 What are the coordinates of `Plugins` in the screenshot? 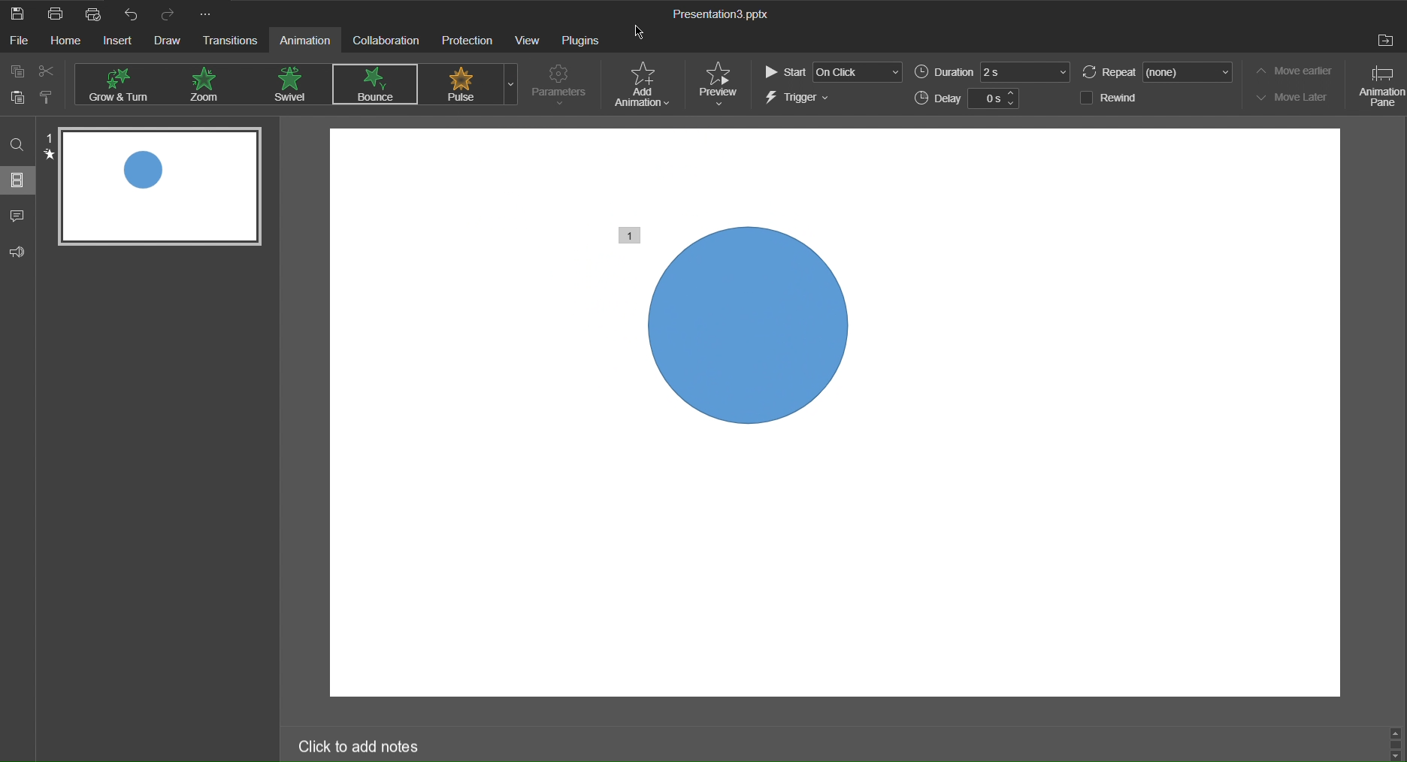 It's located at (578, 41).